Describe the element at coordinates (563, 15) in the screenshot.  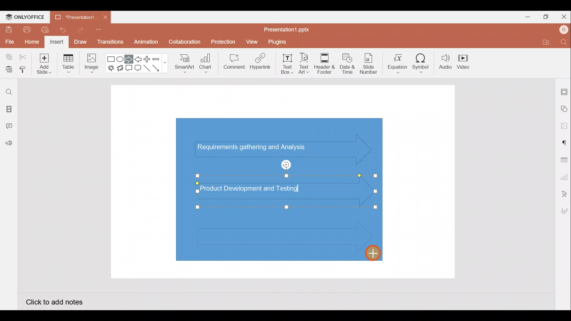
I see `Close` at that location.